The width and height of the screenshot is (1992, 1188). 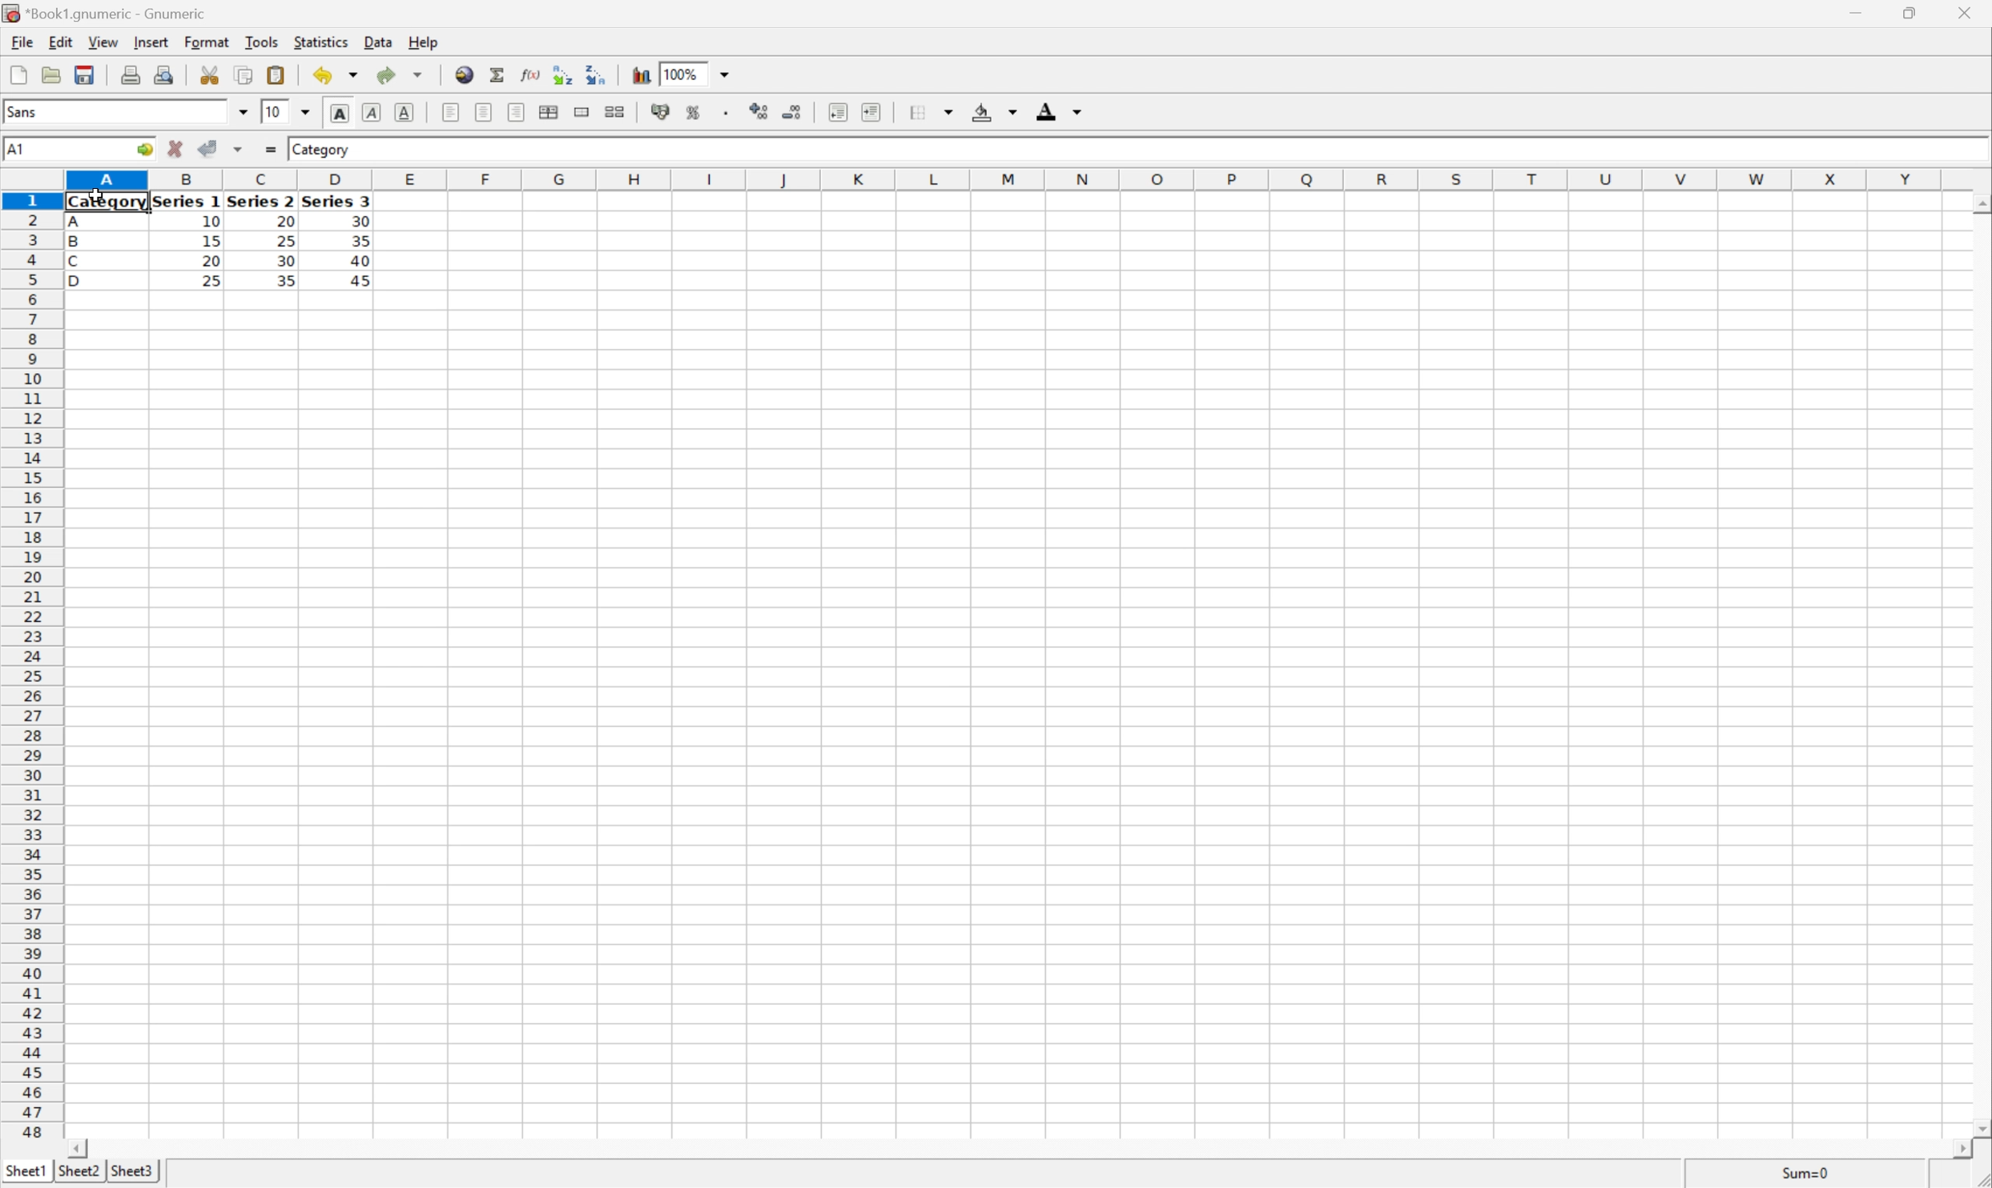 I want to click on Sheet1, so click(x=25, y=1172).